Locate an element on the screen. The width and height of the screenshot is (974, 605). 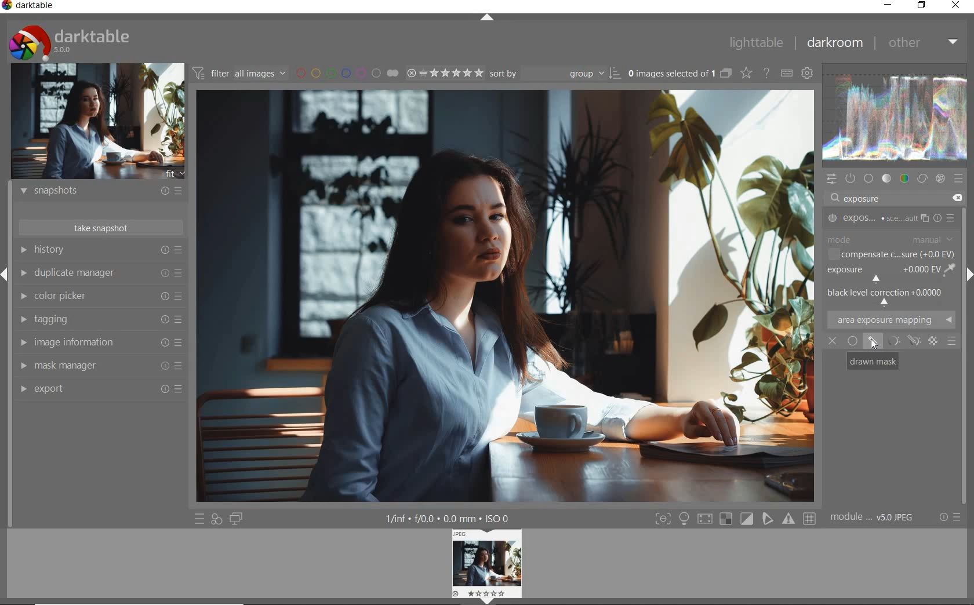
MODE is located at coordinates (891, 240).